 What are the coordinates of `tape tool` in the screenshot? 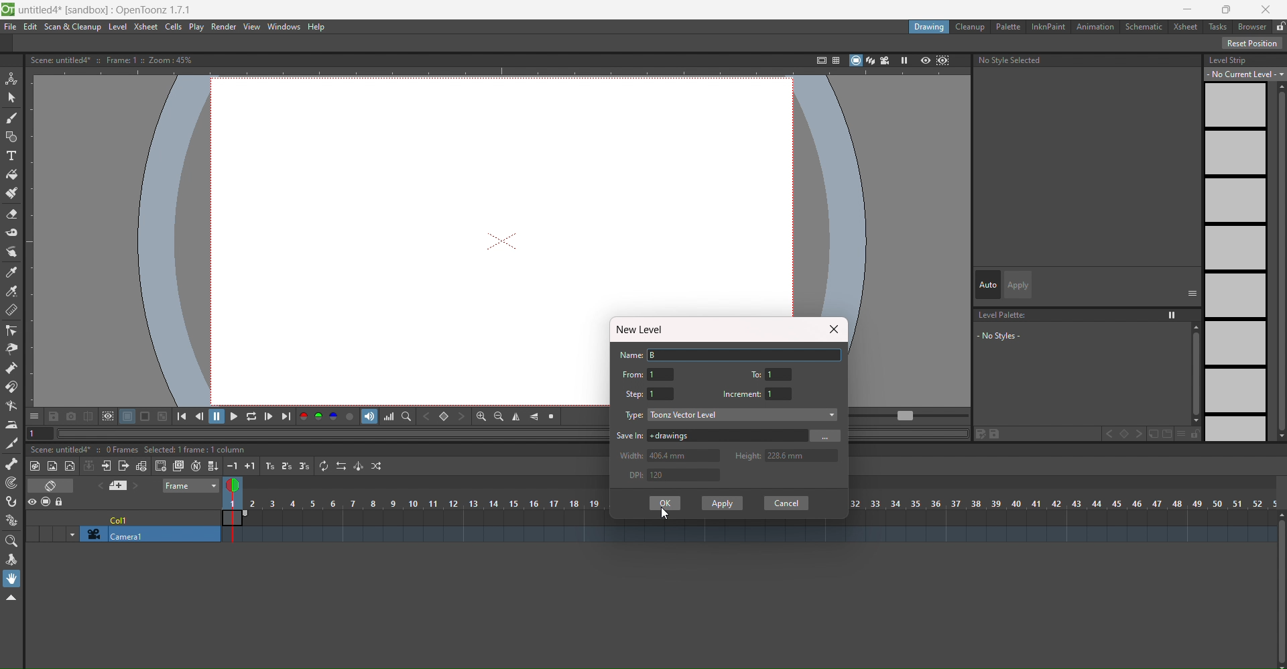 It's located at (12, 233).